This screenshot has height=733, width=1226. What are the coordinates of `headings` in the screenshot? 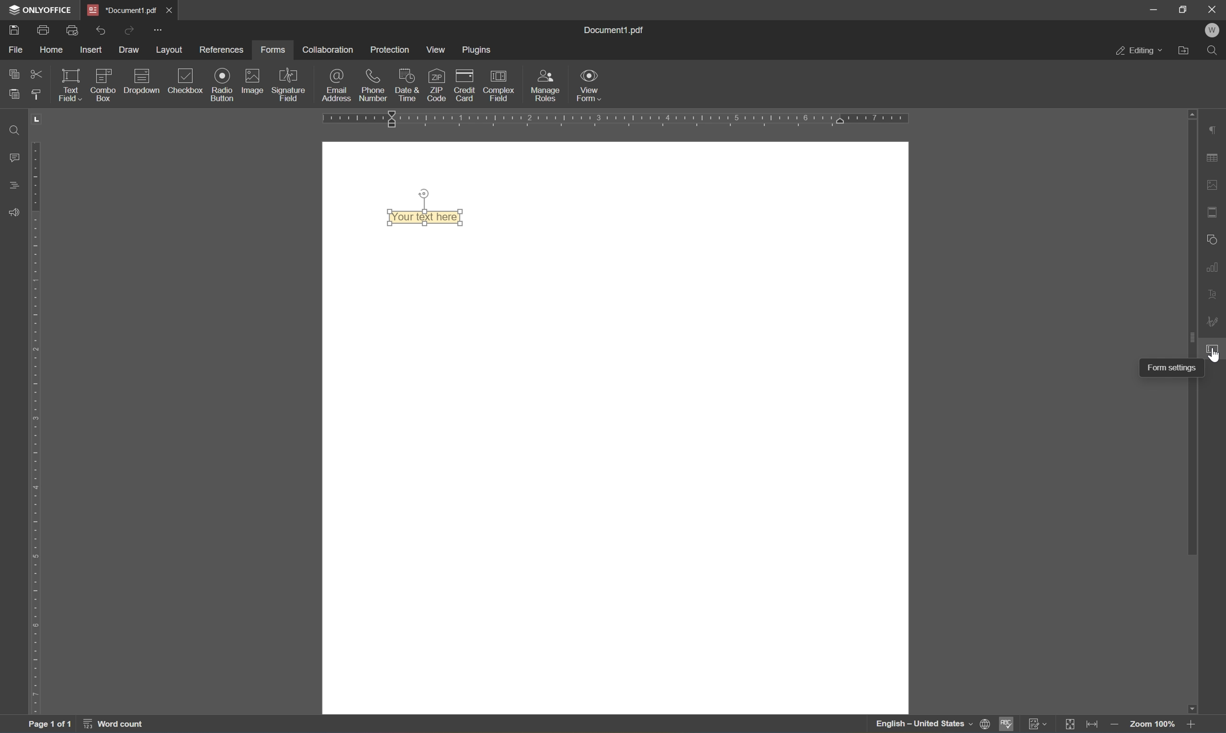 It's located at (16, 186).